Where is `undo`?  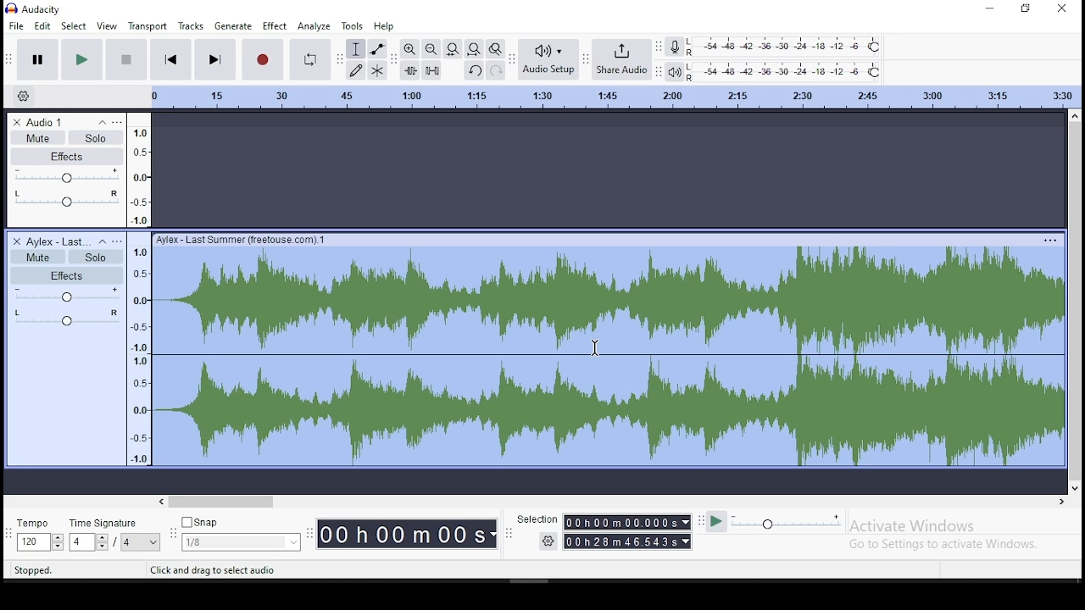 undo is located at coordinates (474, 70).